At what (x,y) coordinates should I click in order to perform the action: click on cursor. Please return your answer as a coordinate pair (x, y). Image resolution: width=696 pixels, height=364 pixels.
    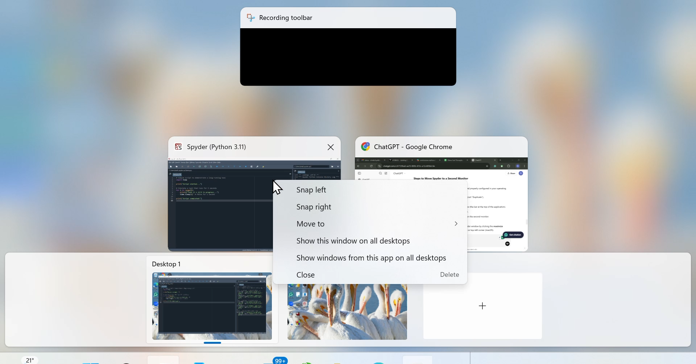
    Looking at the image, I should click on (277, 187).